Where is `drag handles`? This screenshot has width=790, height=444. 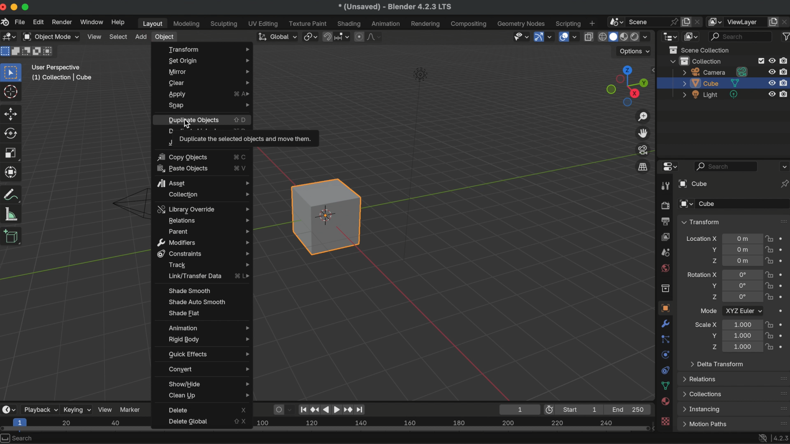
drag handles is located at coordinates (782, 221).